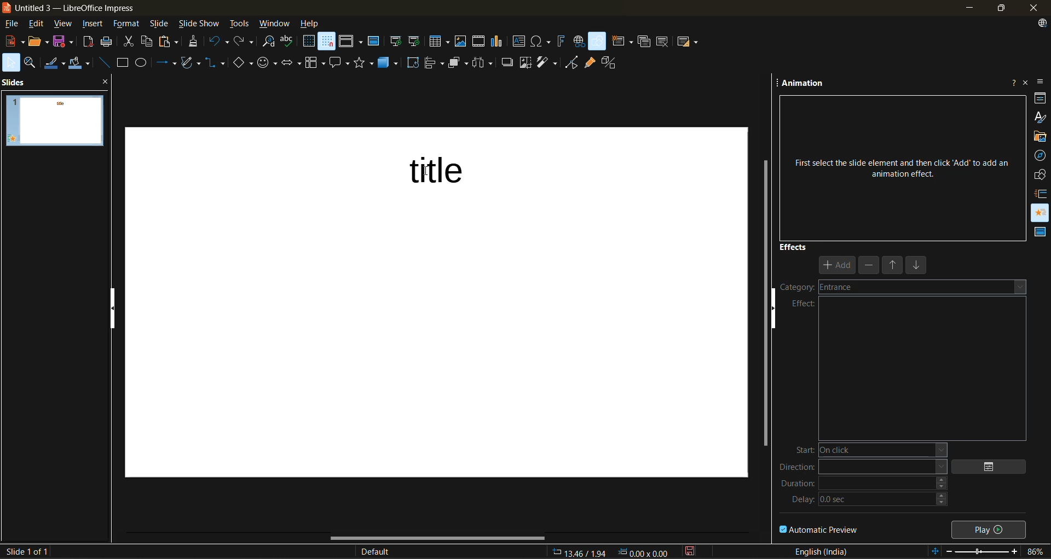 This screenshot has height=559, width=1051. What do you see at coordinates (526, 63) in the screenshot?
I see `crop image` at bounding box center [526, 63].